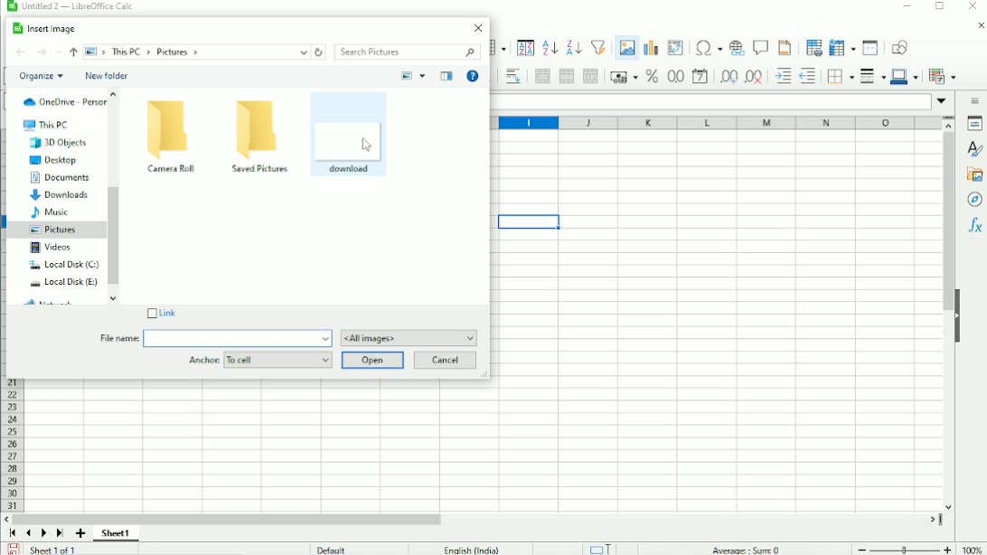 This screenshot has height=555, width=987. What do you see at coordinates (785, 47) in the screenshot?
I see `Headers and footers` at bounding box center [785, 47].